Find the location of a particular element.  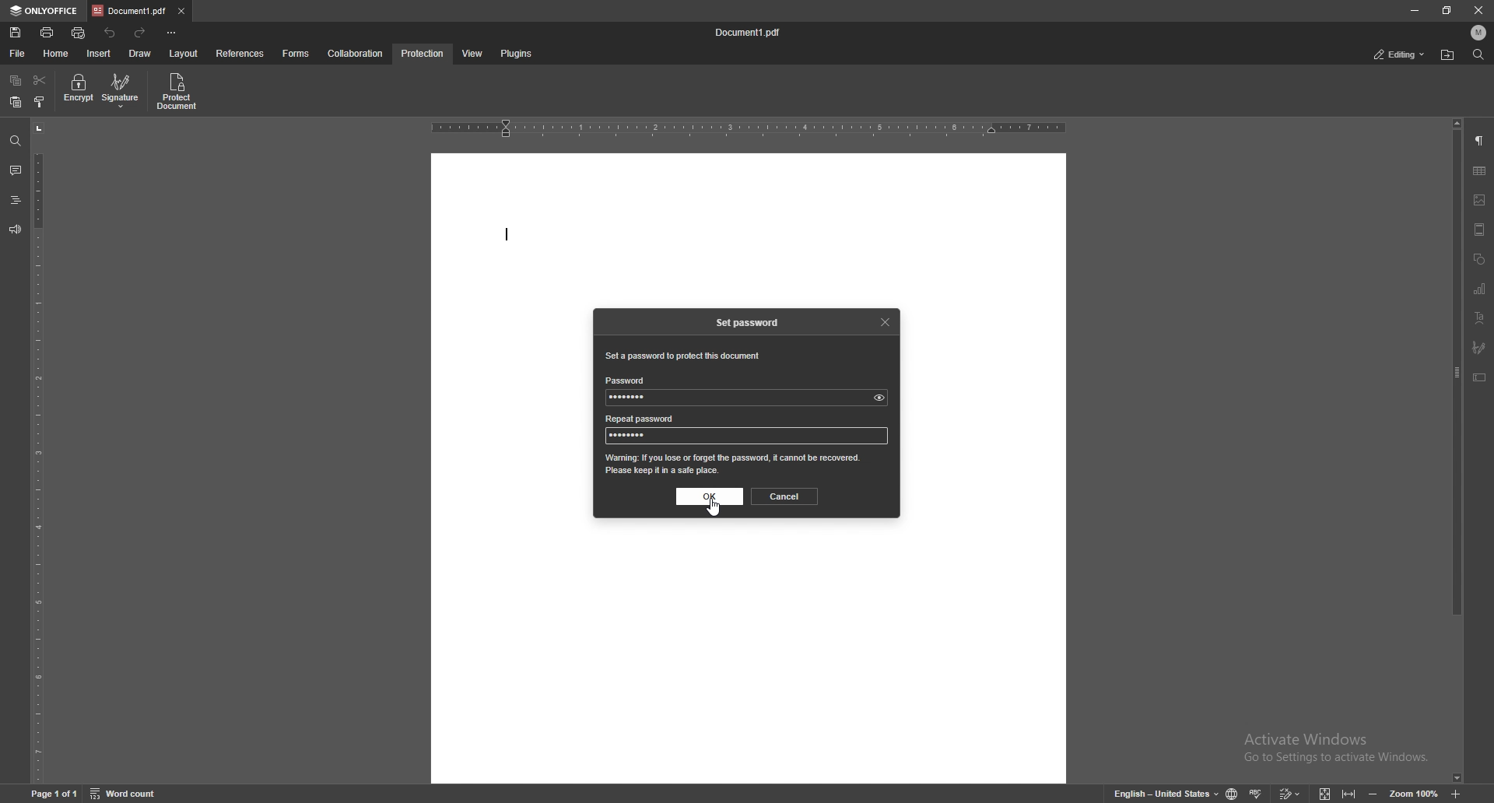

close is located at coordinates (885, 321).